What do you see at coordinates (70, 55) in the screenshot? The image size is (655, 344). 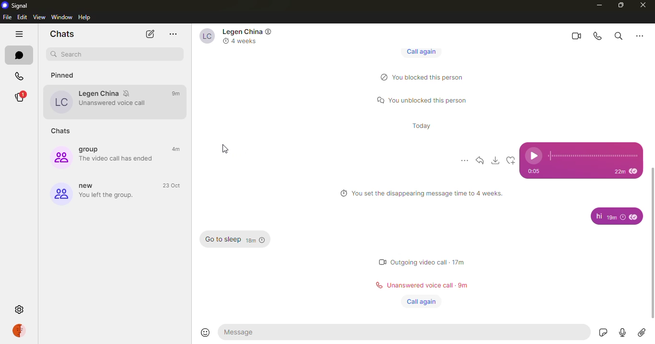 I see `search` at bounding box center [70, 55].